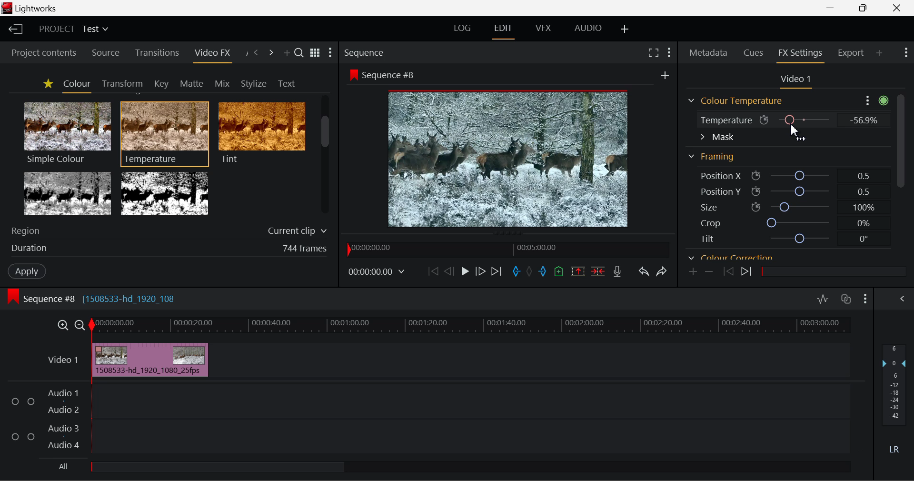 The height and width of the screenshot is (481, 914). Describe the element at coordinates (617, 271) in the screenshot. I see `Record Voiceover` at that location.